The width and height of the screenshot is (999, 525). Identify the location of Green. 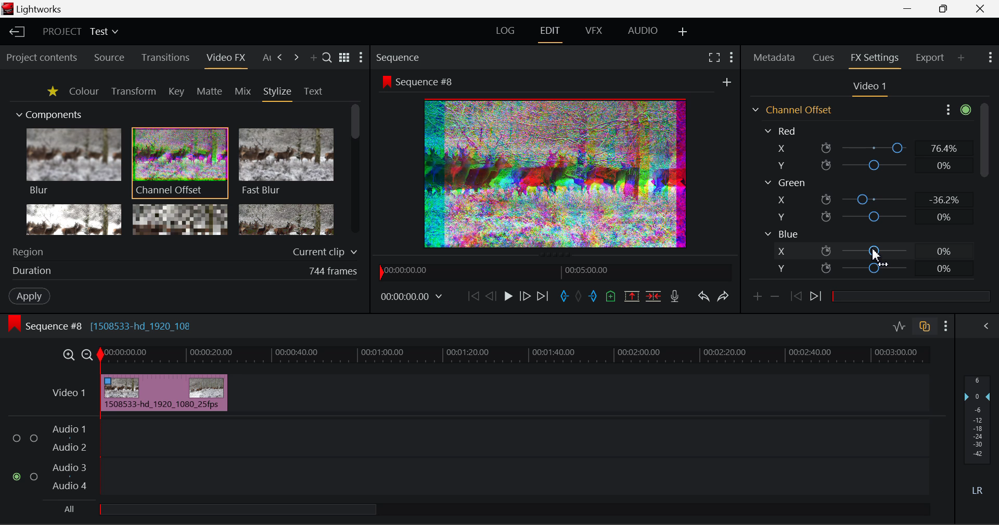
(785, 182).